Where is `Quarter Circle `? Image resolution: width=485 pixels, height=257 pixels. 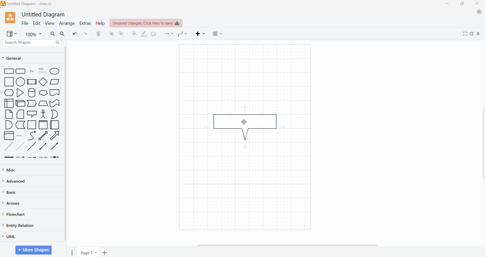
Quarter Circle  is located at coordinates (8, 125).